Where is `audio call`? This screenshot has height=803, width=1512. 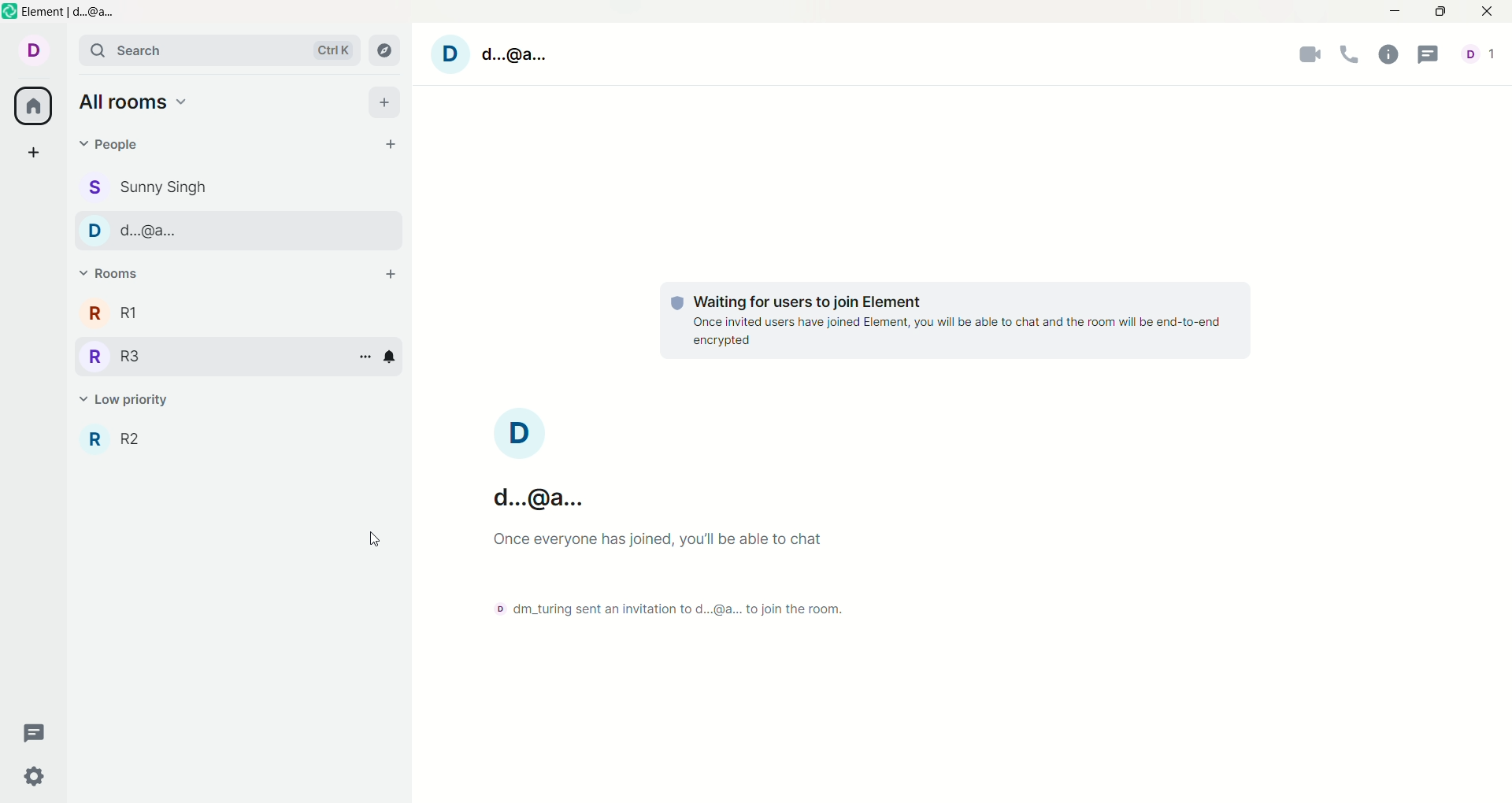 audio call is located at coordinates (1351, 56).